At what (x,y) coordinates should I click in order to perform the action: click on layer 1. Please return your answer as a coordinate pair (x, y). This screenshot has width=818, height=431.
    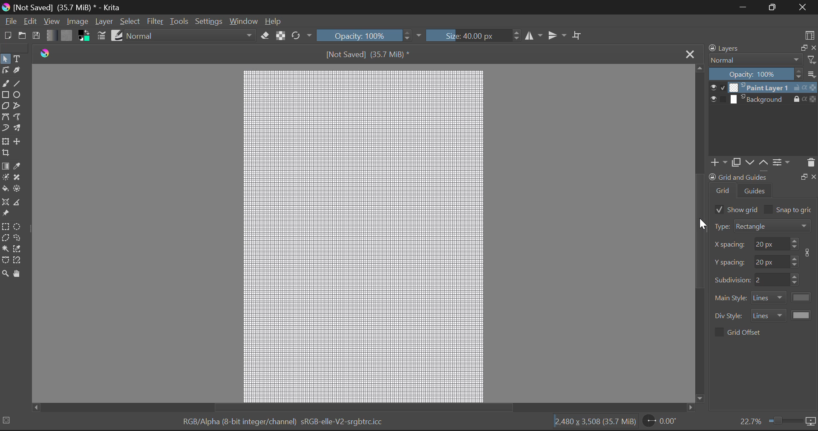
    Looking at the image, I should click on (759, 87).